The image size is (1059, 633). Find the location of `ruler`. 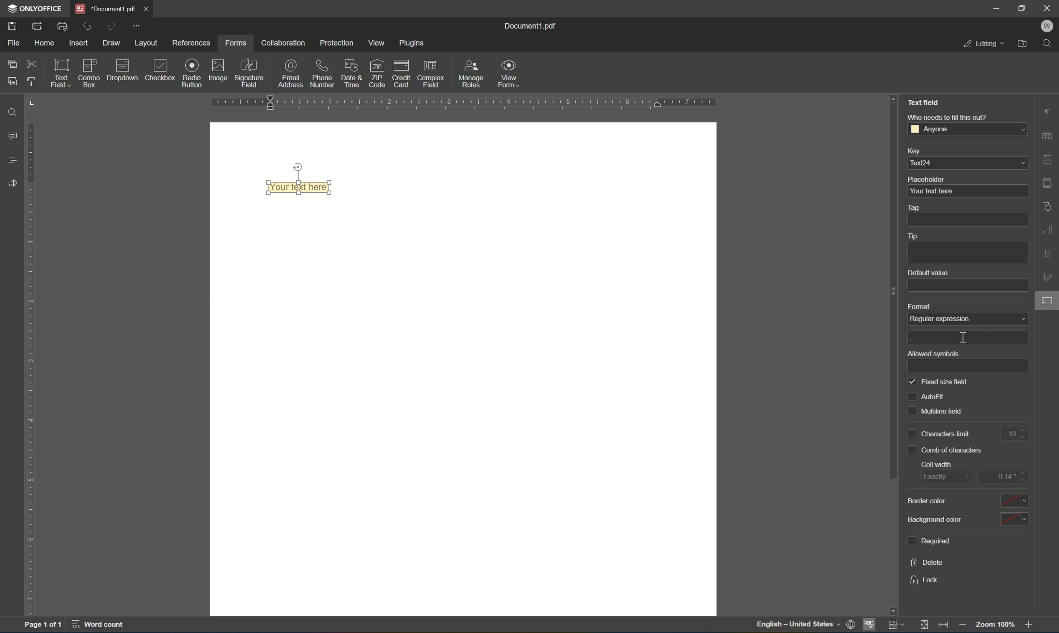

ruler is located at coordinates (496, 102).